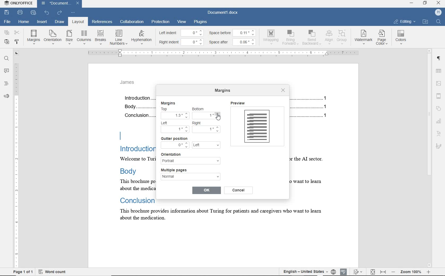 This screenshot has width=445, height=276. I want to click on right indent, so click(169, 42).